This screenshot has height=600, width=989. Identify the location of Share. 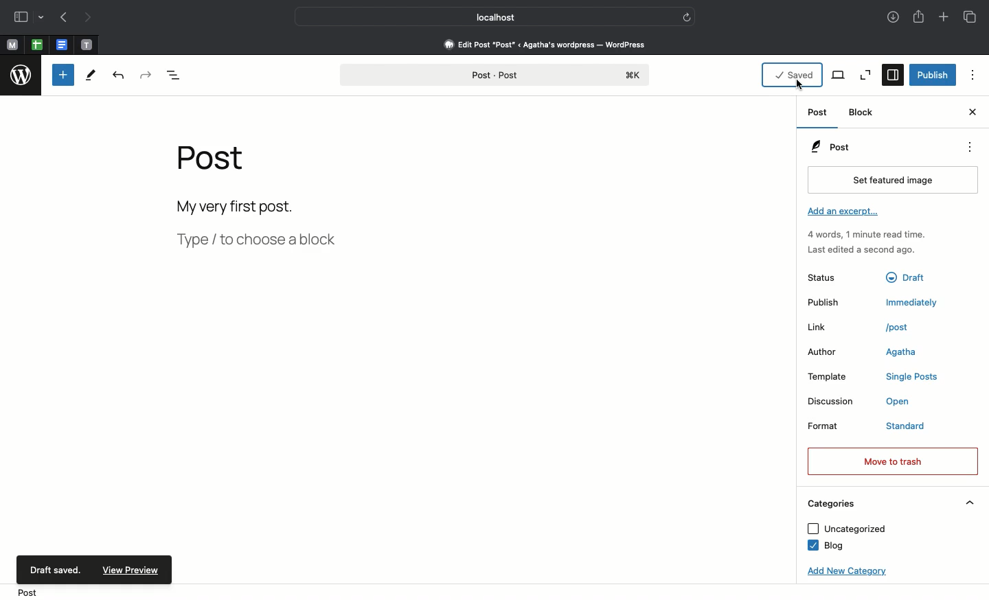
(918, 18).